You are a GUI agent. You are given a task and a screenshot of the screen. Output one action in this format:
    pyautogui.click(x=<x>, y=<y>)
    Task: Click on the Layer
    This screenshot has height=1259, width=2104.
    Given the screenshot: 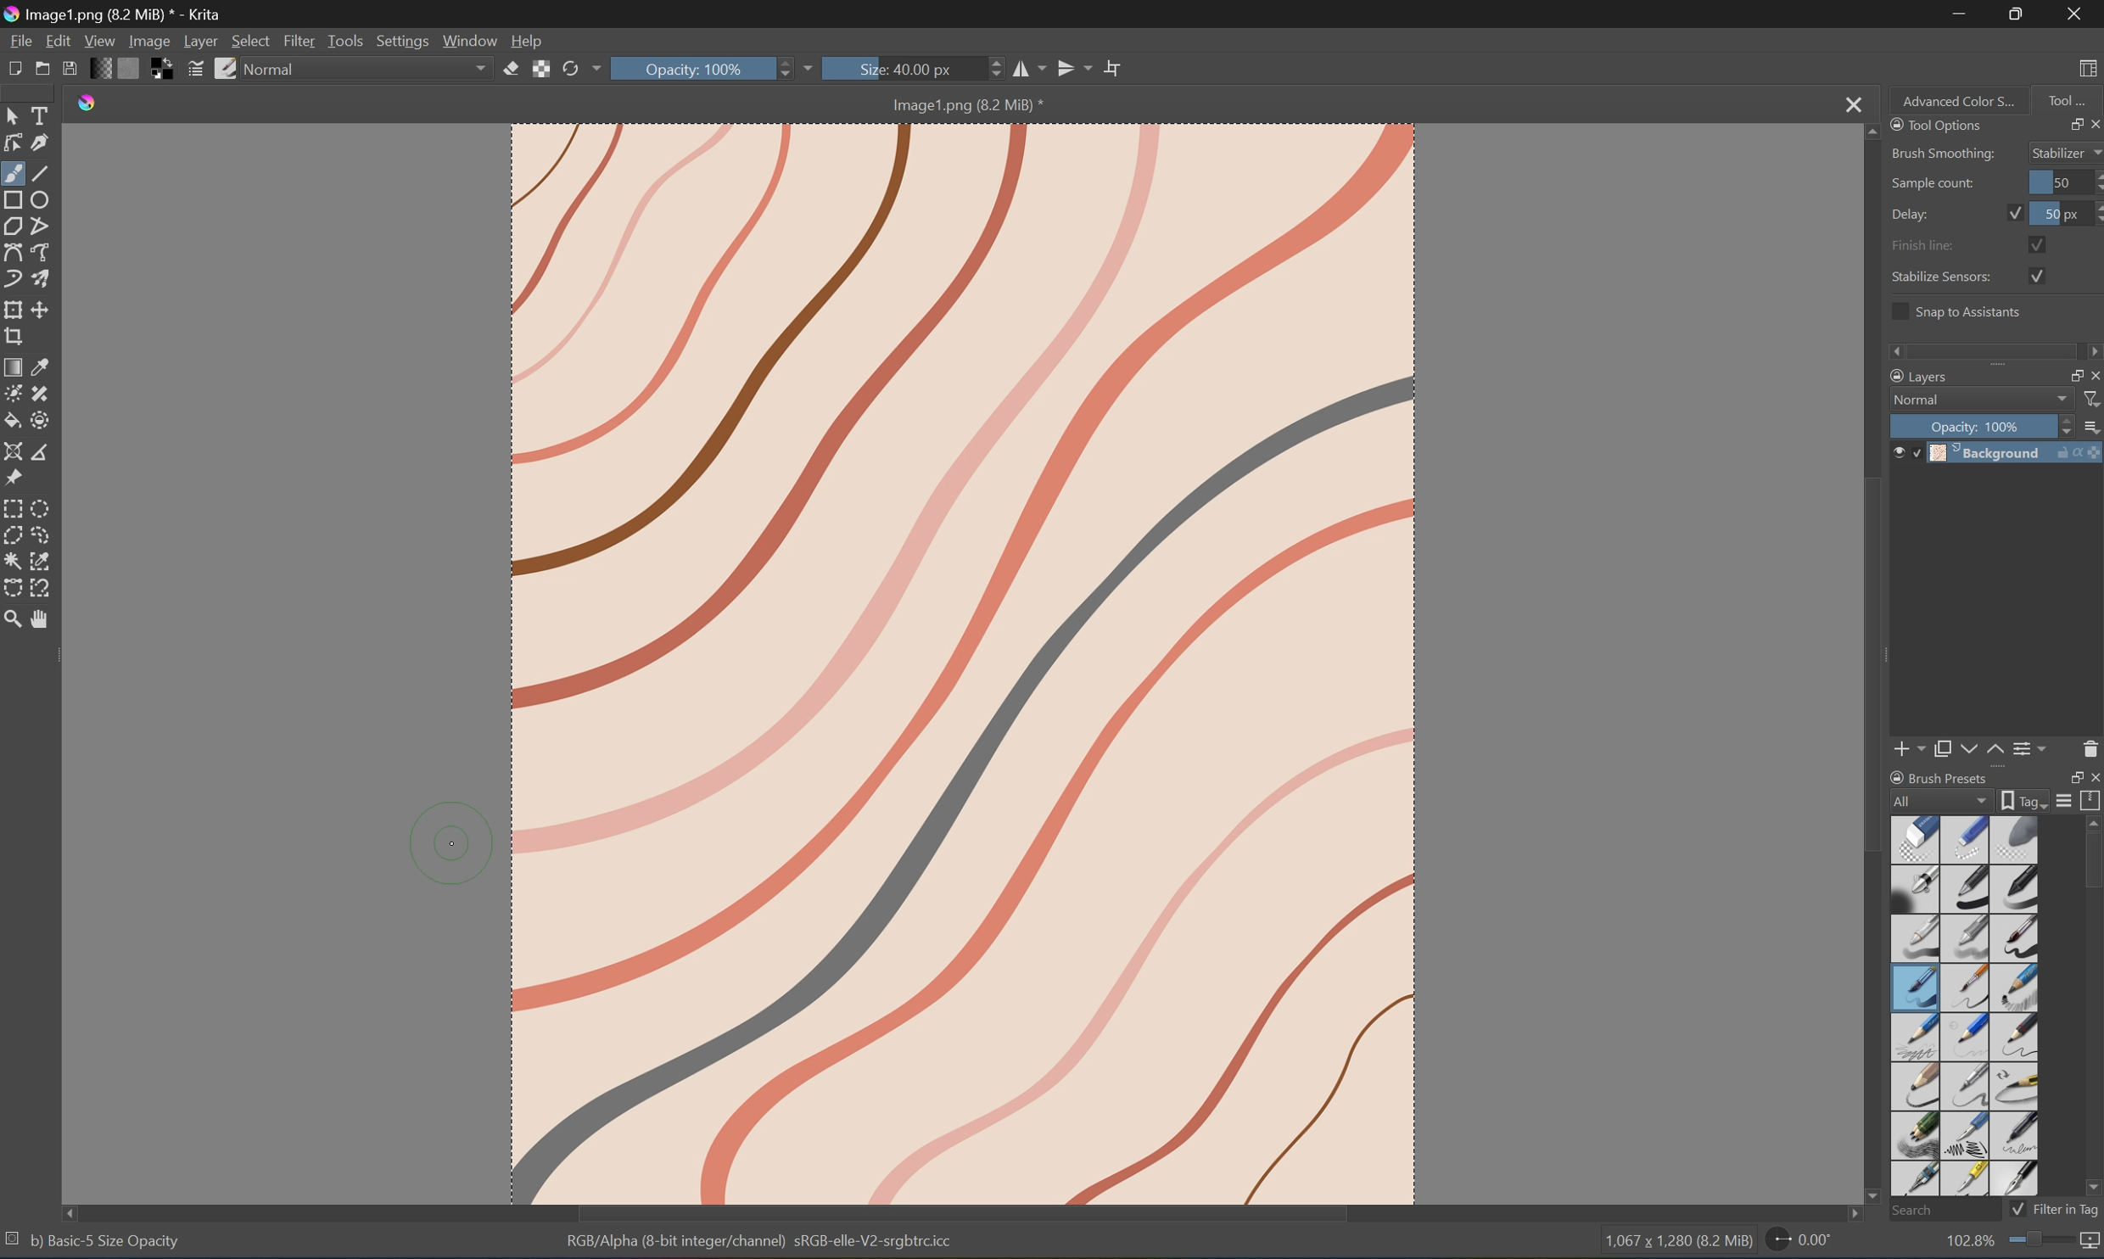 What is the action you would take?
    pyautogui.click(x=201, y=41)
    